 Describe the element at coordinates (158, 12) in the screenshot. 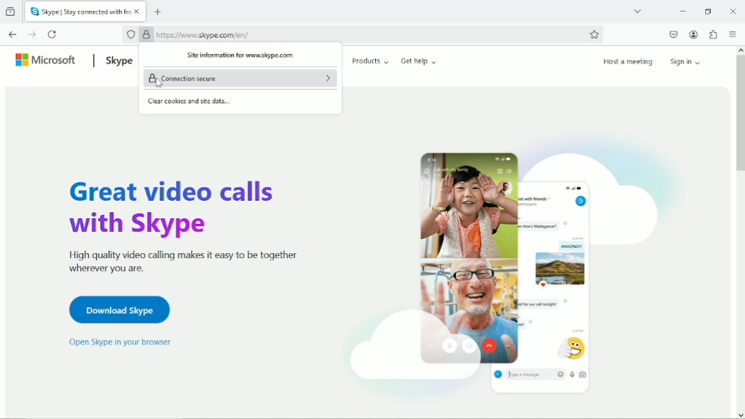

I see `New tab` at that location.